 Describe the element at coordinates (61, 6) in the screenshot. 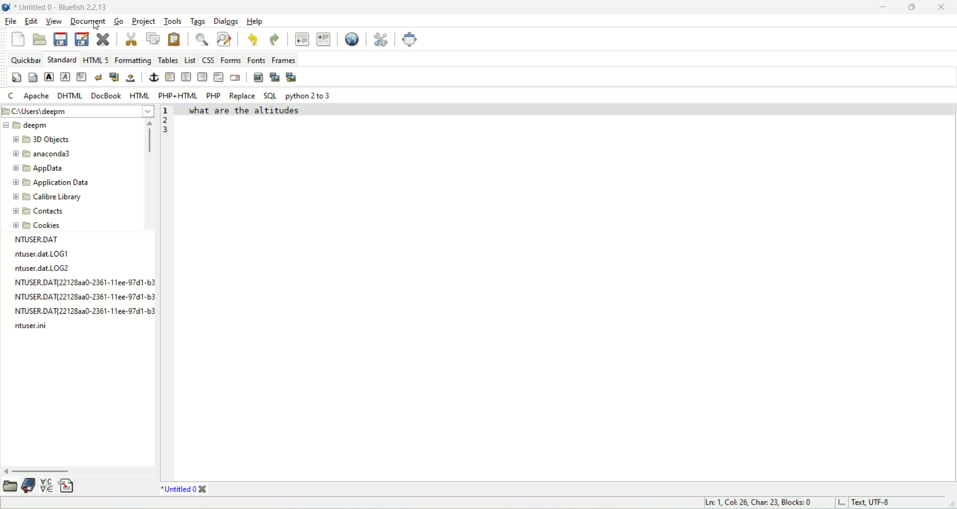

I see `title` at that location.